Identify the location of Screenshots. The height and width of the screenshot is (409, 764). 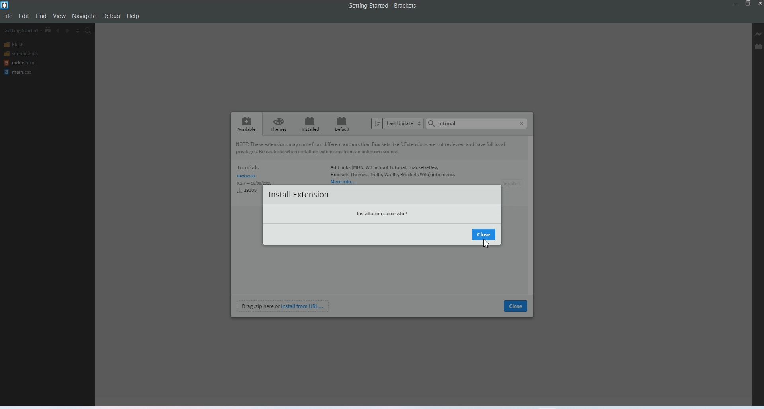
(21, 54).